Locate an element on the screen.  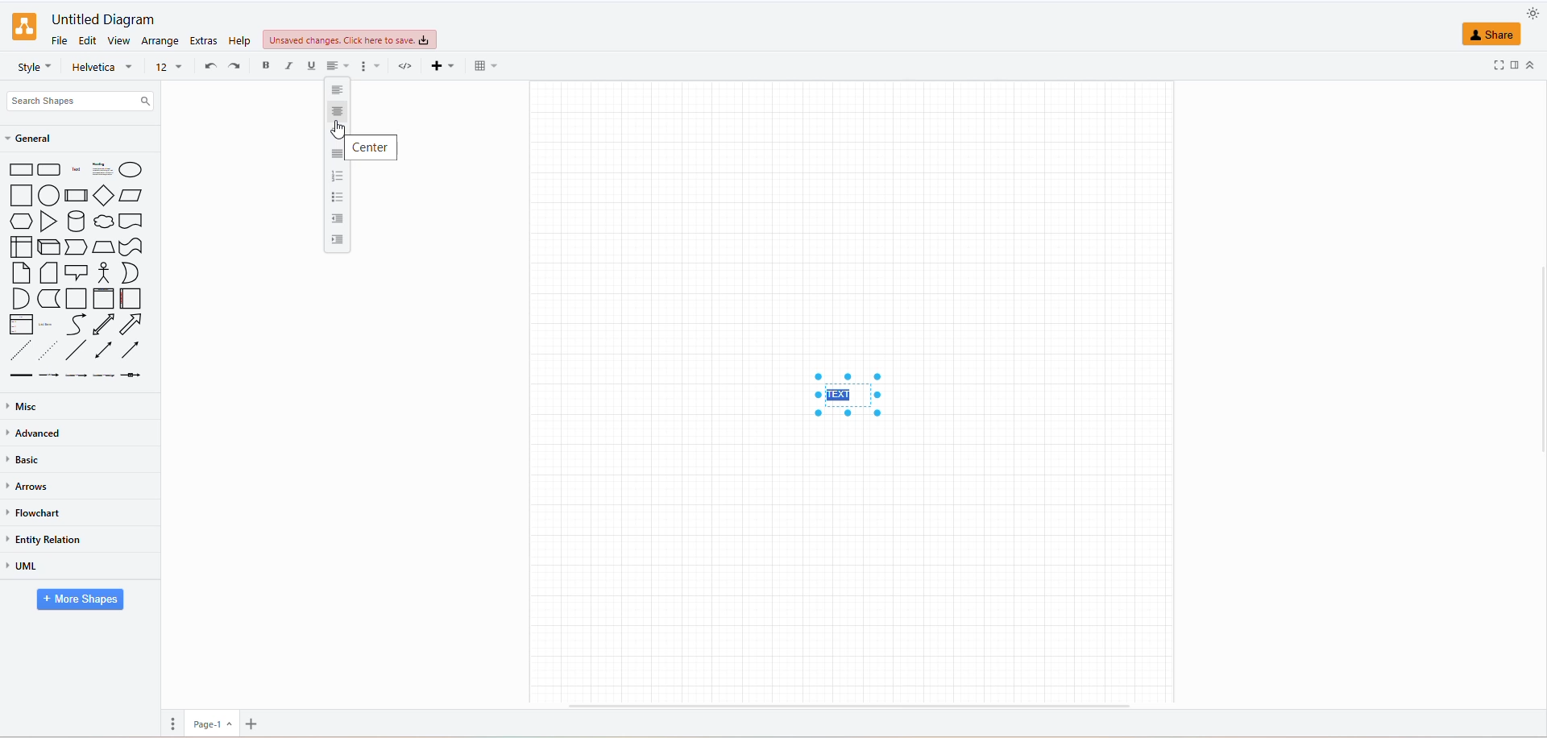
right align is located at coordinates (335, 113).